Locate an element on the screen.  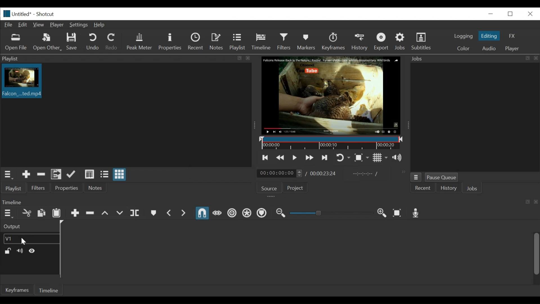
Open file is located at coordinates (16, 43).